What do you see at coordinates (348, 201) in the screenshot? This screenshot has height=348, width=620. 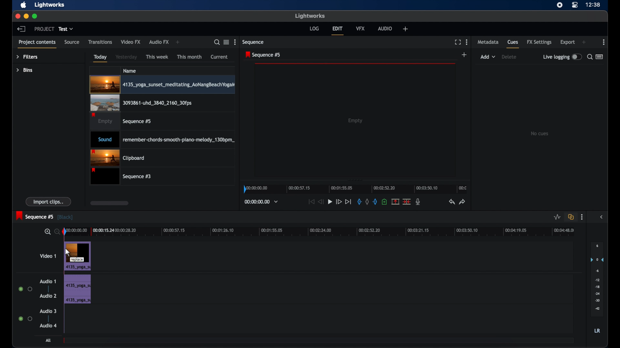 I see `jump to end` at bounding box center [348, 201].